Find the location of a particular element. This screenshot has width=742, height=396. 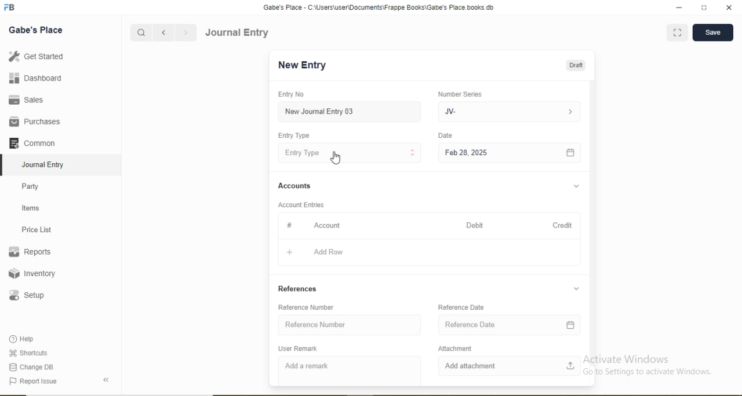

Logo is located at coordinates (10, 8).